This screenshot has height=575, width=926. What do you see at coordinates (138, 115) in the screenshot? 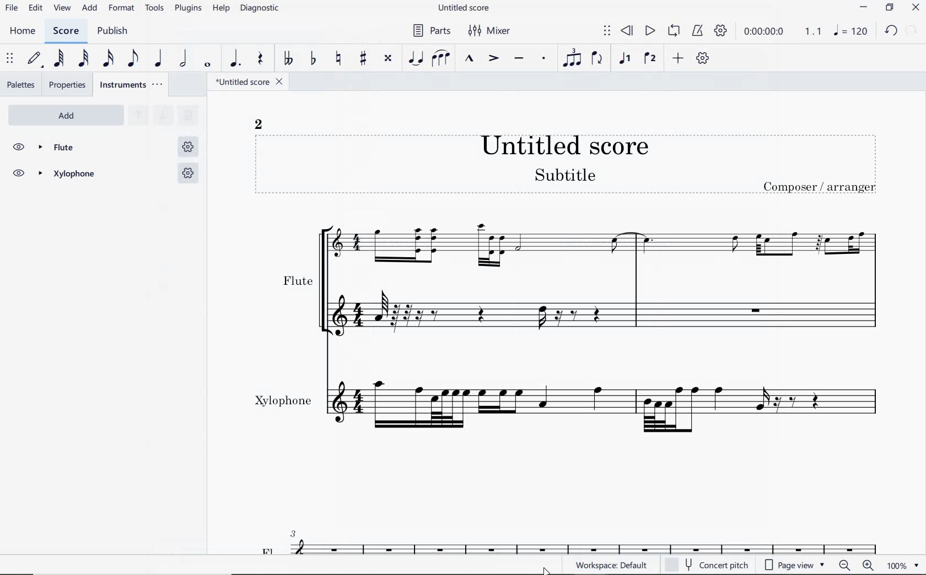
I see `MOVE SELECTED INSTRUMENT UP` at bounding box center [138, 115].